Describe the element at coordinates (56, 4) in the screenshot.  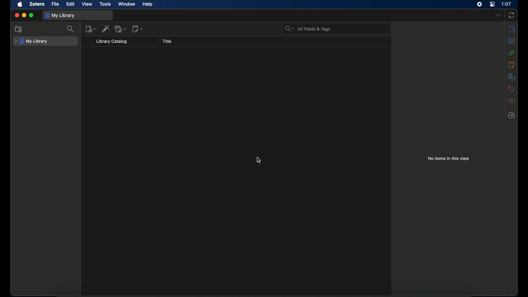
I see `file` at that location.